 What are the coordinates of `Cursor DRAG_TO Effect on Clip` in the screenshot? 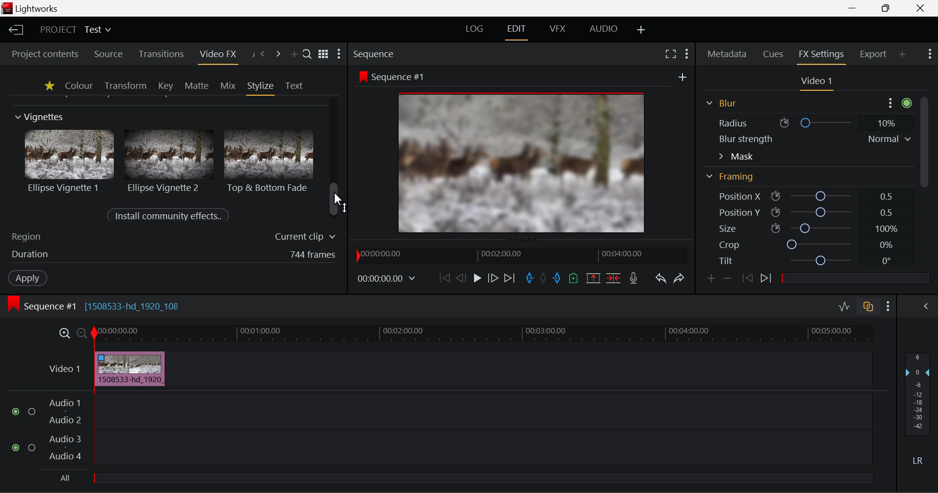 It's located at (129, 369).